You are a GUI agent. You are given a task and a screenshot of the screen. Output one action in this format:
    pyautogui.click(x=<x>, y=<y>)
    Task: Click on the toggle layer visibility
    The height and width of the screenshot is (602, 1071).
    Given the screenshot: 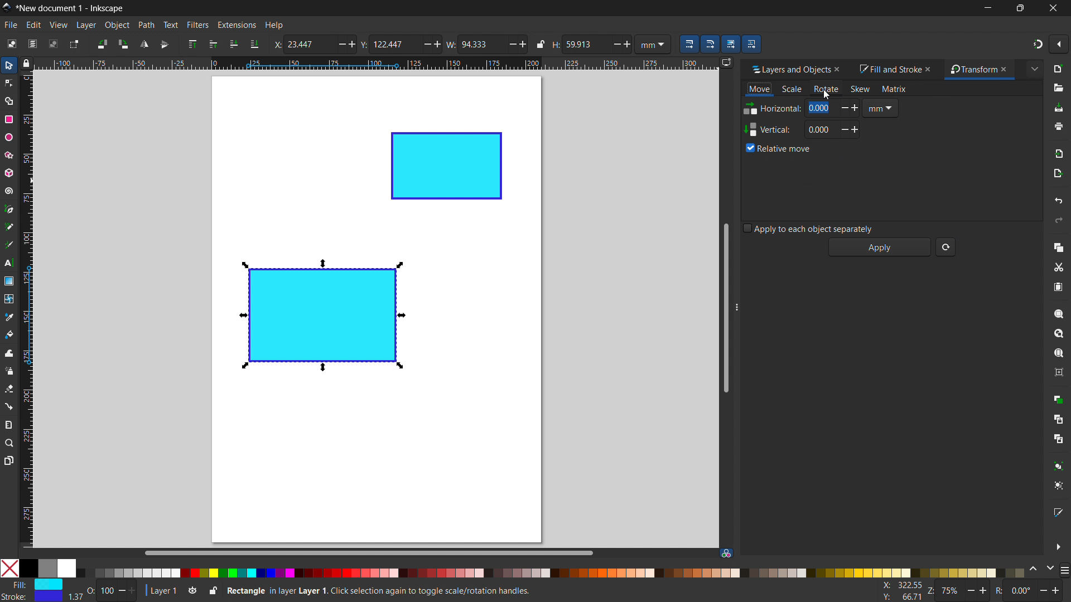 What is the action you would take?
    pyautogui.click(x=193, y=591)
    